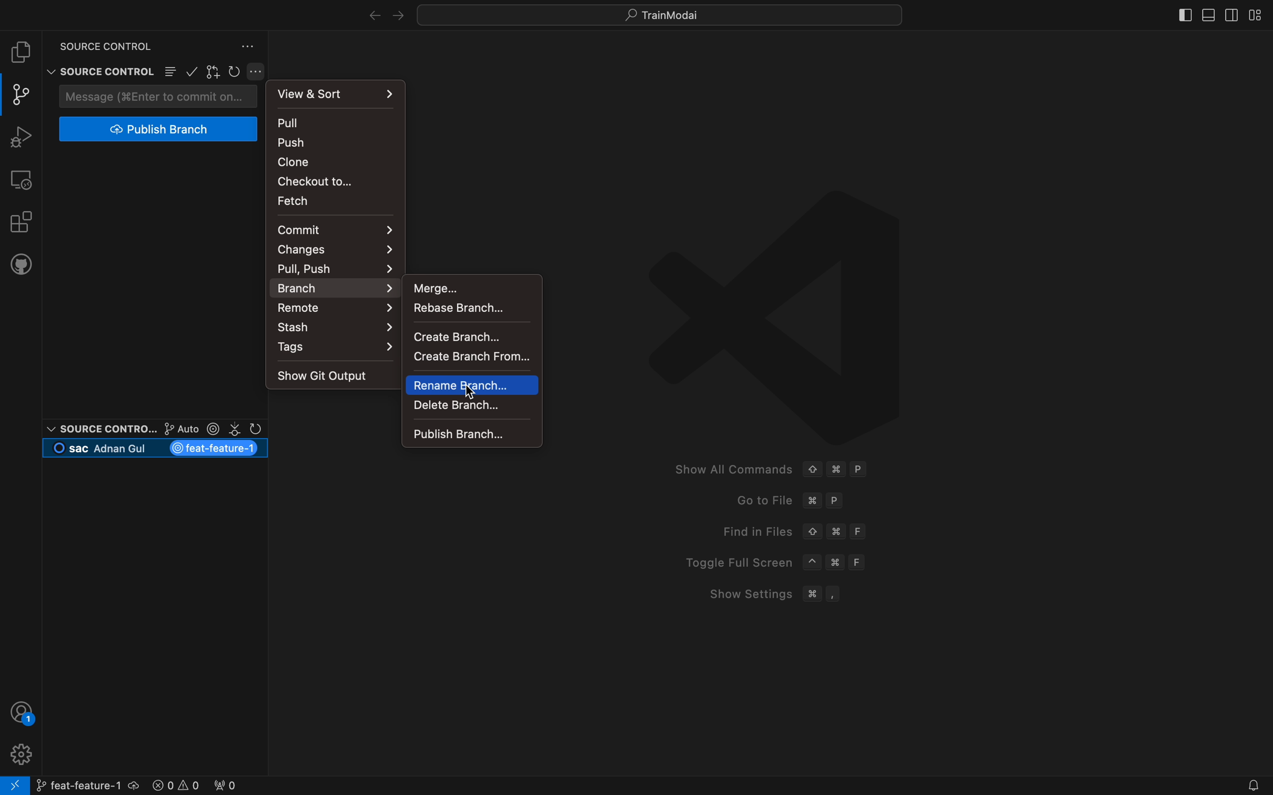  I want to click on Cursor, so click(471, 392).